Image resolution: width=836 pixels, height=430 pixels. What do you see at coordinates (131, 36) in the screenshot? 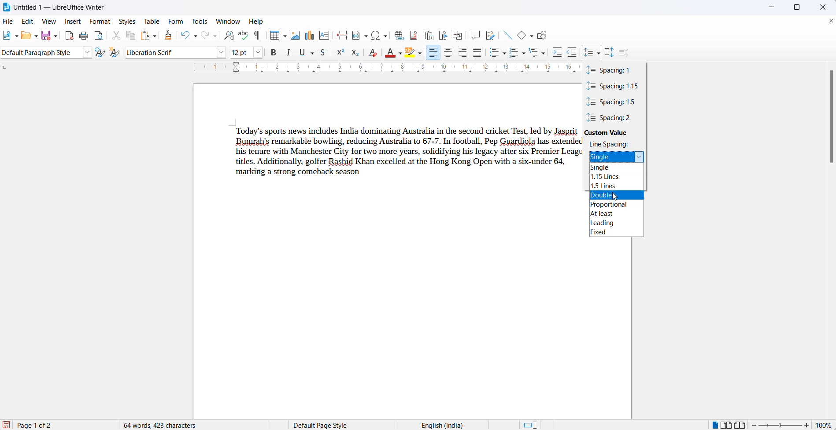
I see `copy` at bounding box center [131, 36].